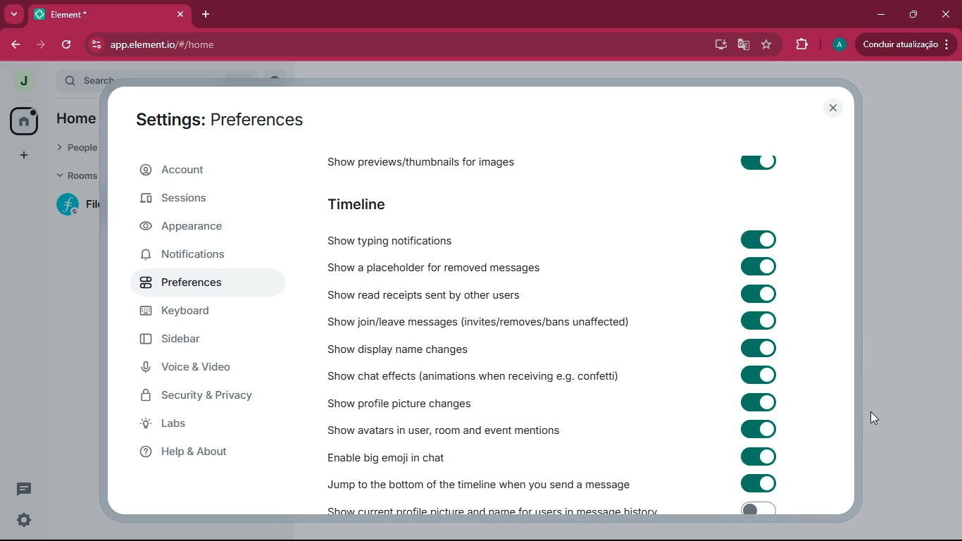 This screenshot has height=541, width=962. Describe the element at coordinates (761, 429) in the screenshot. I see `toggle on ` at that location.